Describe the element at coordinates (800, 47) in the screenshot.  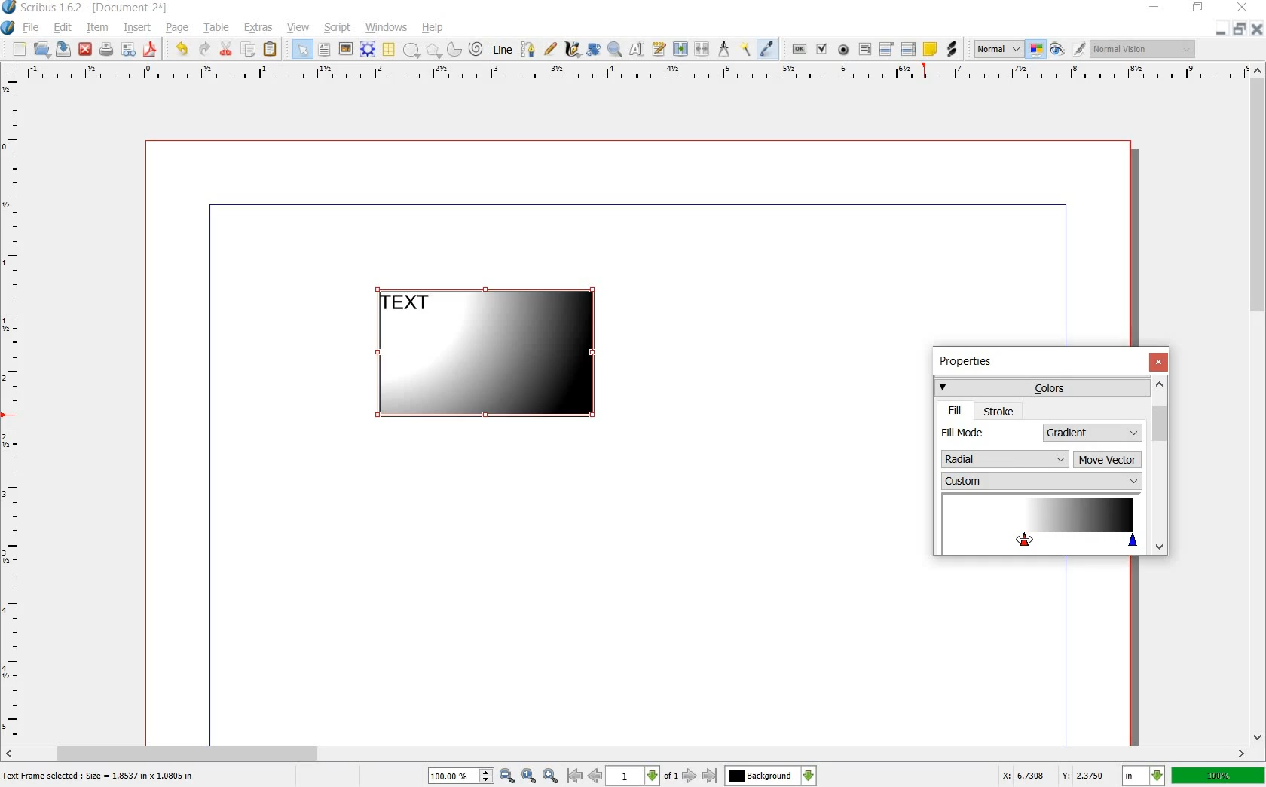
I see `pdf push button` at that location.